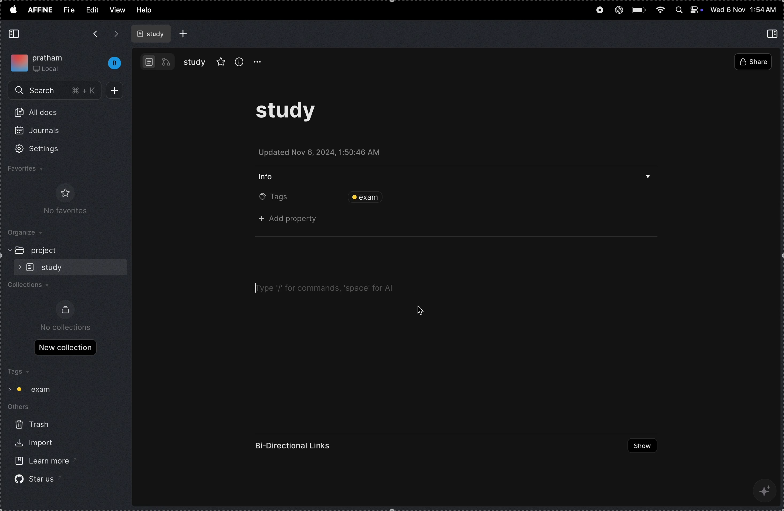 The image size is (784, 511). Describe the element at coordinates (773, 33) in the screenshot. I see `collapse side bar` at that location.